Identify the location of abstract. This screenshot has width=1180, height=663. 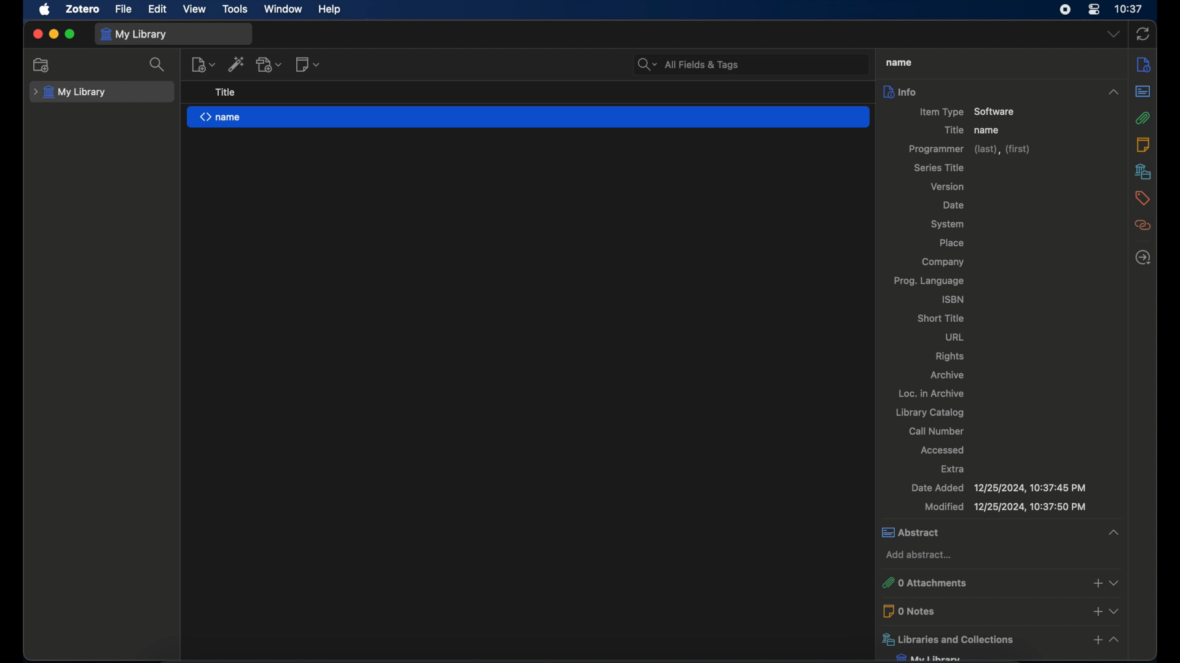
(1143, 92).